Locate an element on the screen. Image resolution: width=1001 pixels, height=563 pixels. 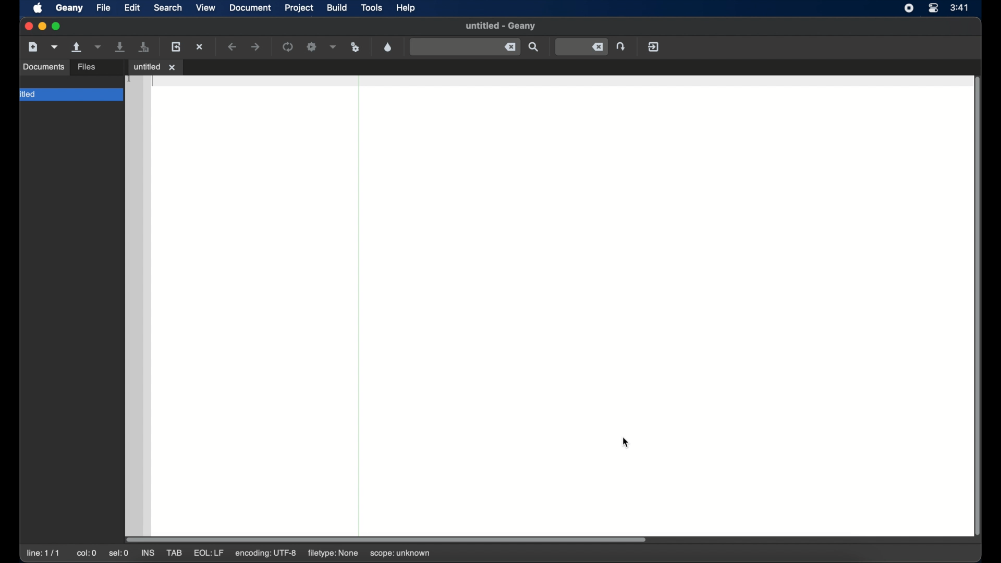
symbols is located at coordinates (34, 67).